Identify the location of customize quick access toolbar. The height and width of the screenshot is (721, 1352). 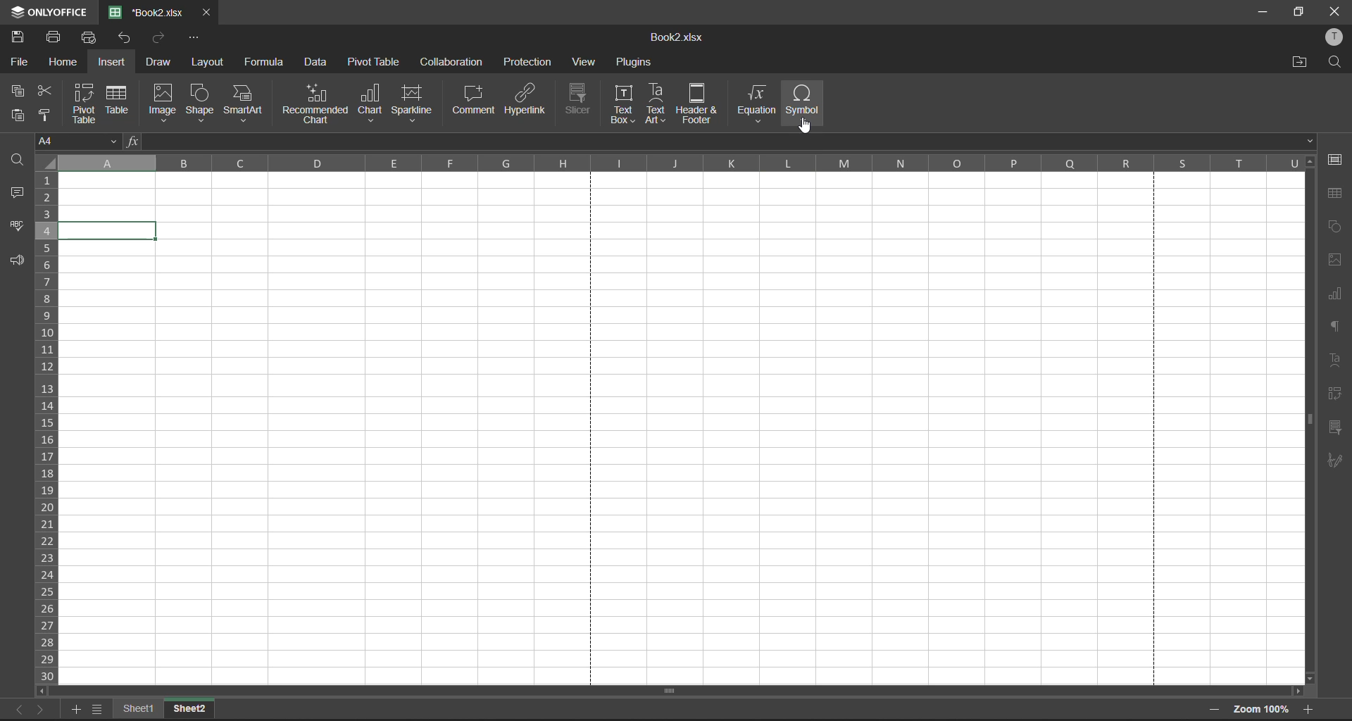
(191, 39).